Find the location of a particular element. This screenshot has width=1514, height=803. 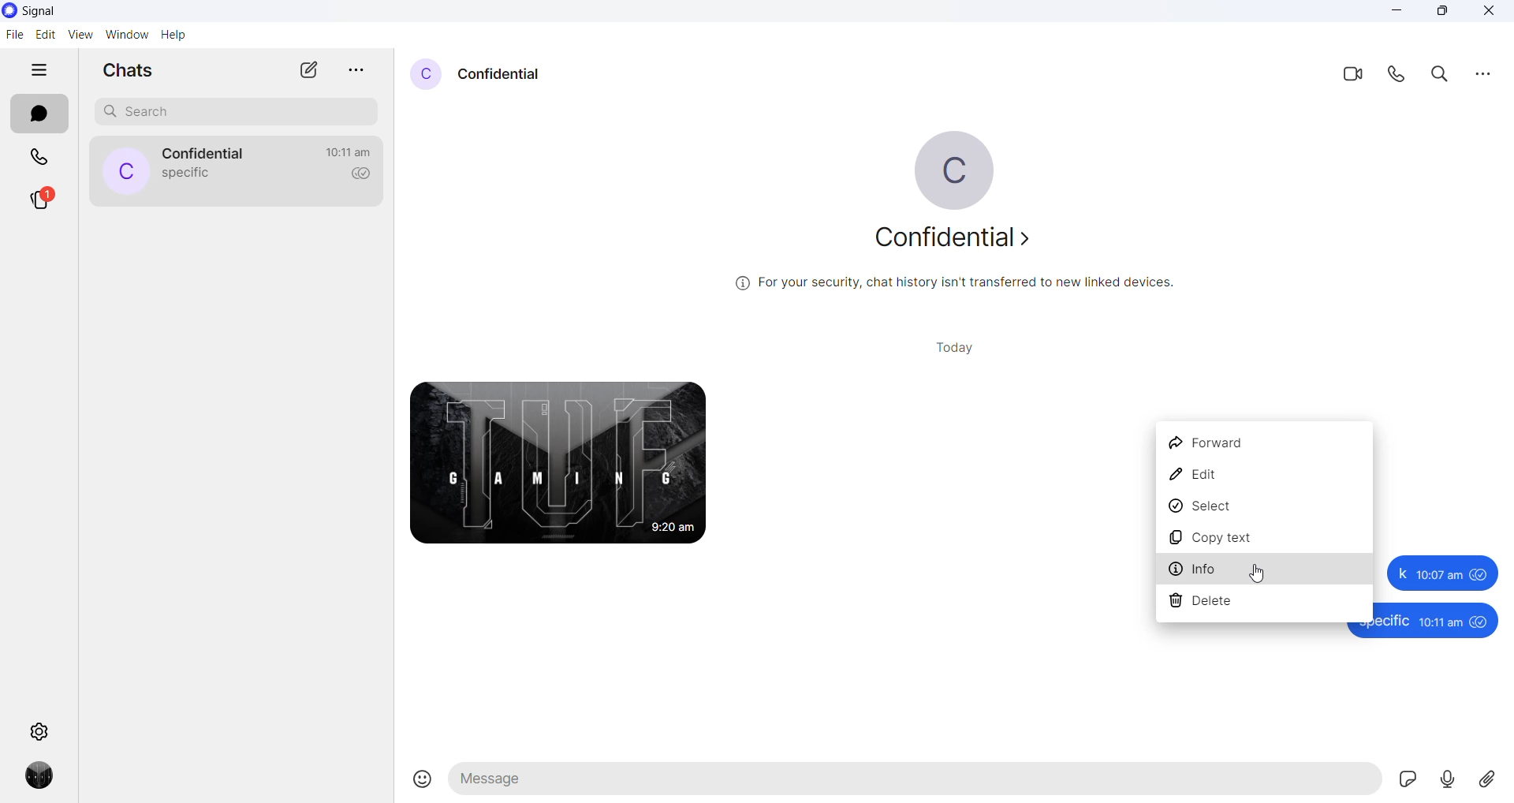

chats is located at coordinates (36, 114).